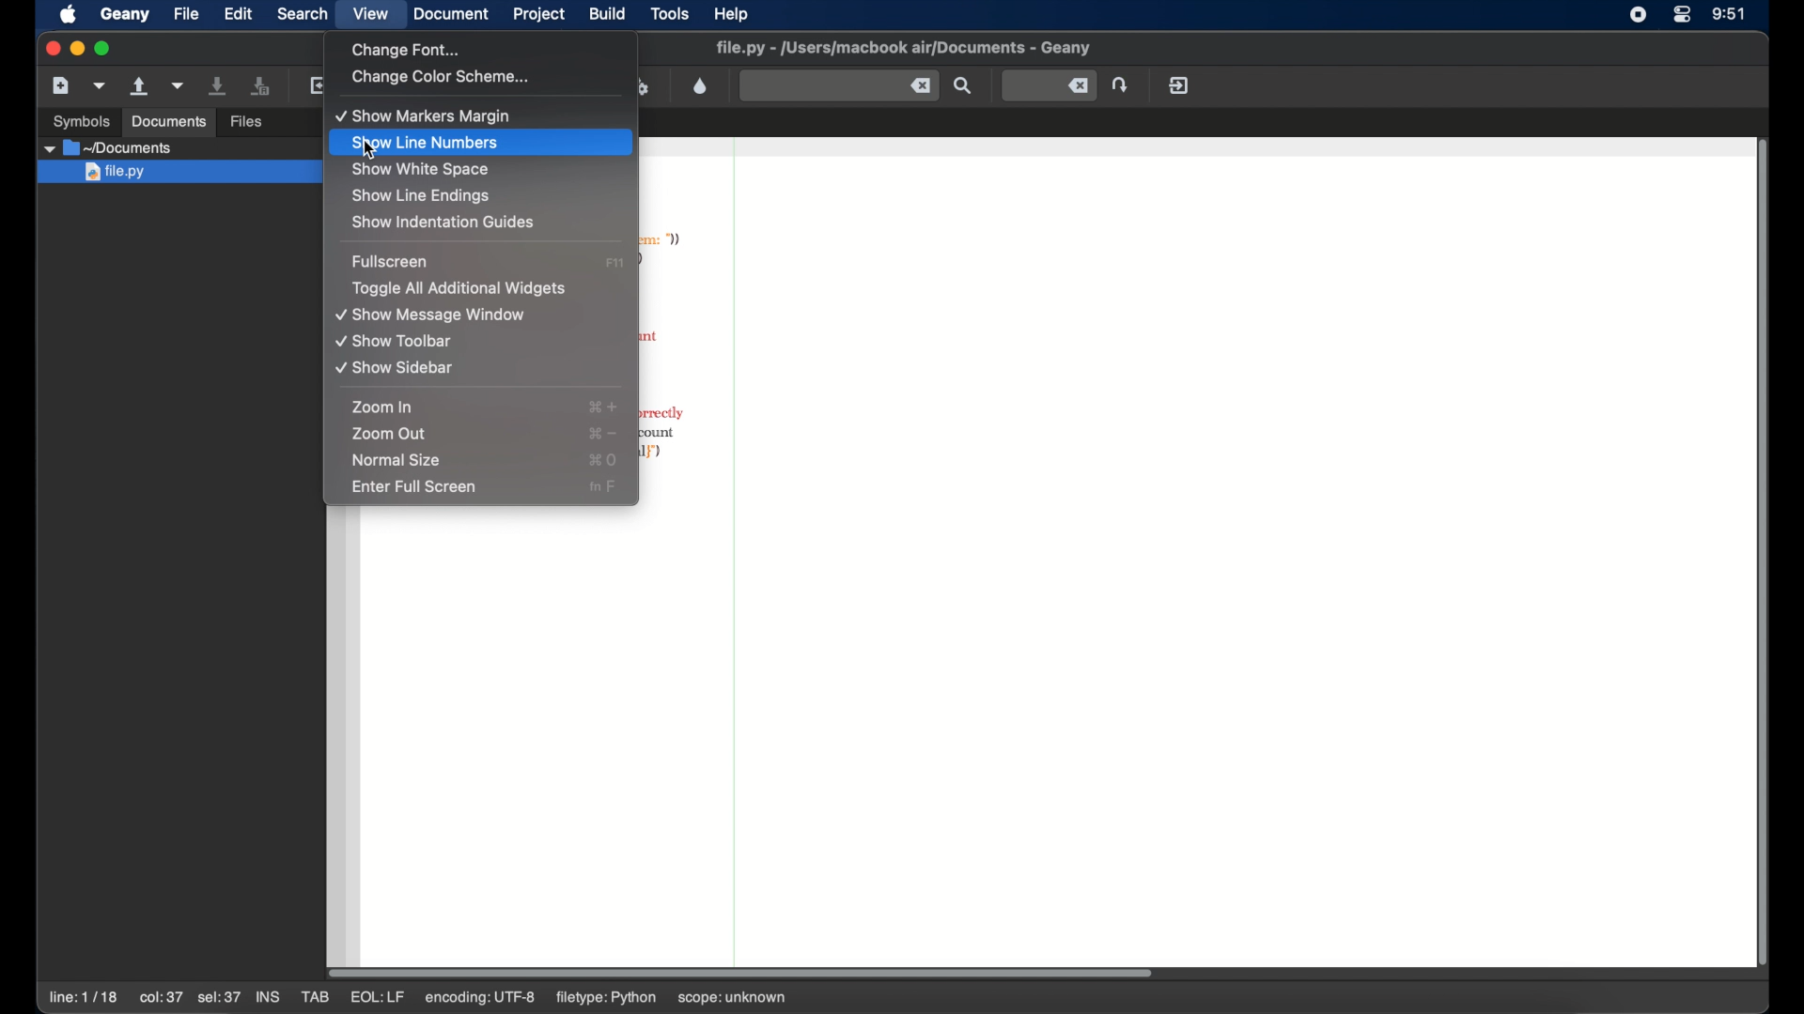 The width and height of the screenshot is (1804, 1014). What do you see at coordinates (219, 84) in the screenshot?
I see `save the current file` at bounding box center [219, 84].